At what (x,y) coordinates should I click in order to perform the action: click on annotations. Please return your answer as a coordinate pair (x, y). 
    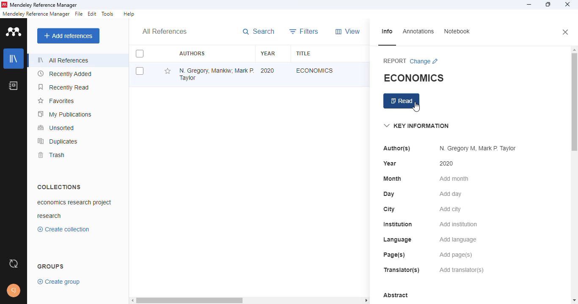
    Looking at the image, I should click on (418, 31).